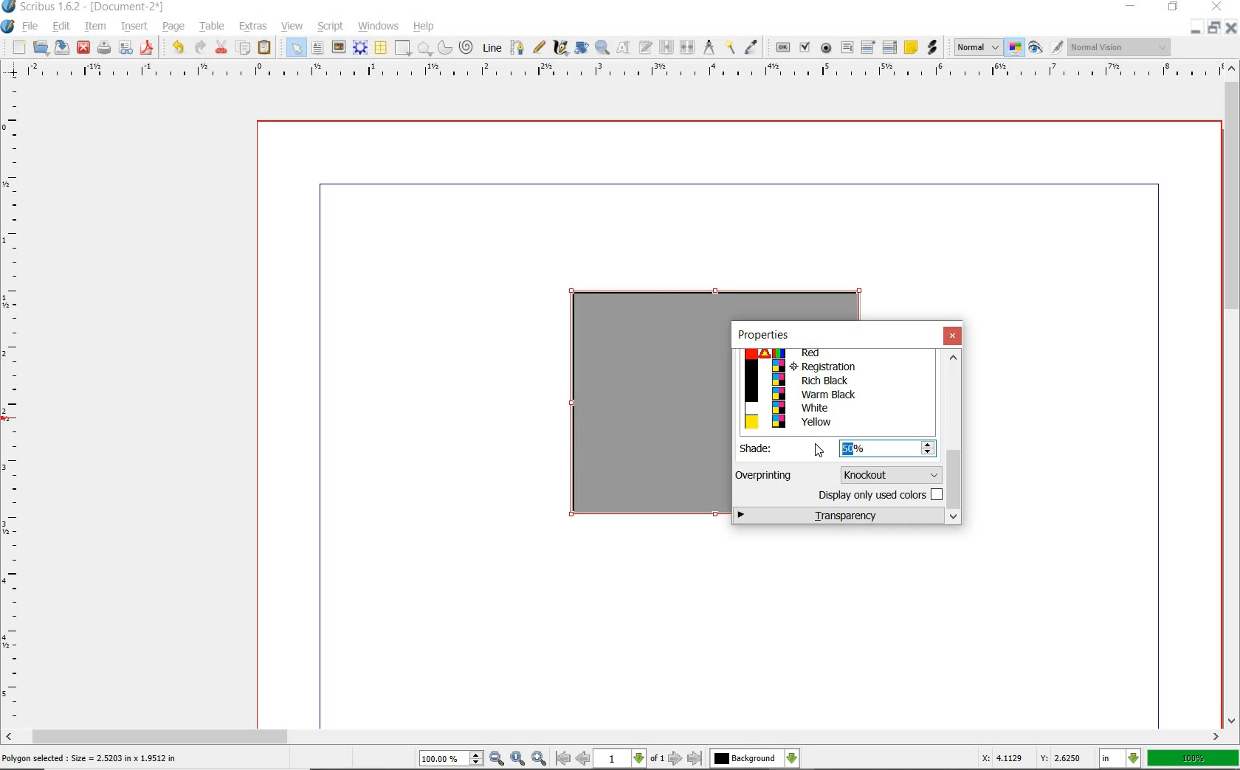 This screenshot has height=770, width=1240. I want to click on preview mode, so click(1036, 49).